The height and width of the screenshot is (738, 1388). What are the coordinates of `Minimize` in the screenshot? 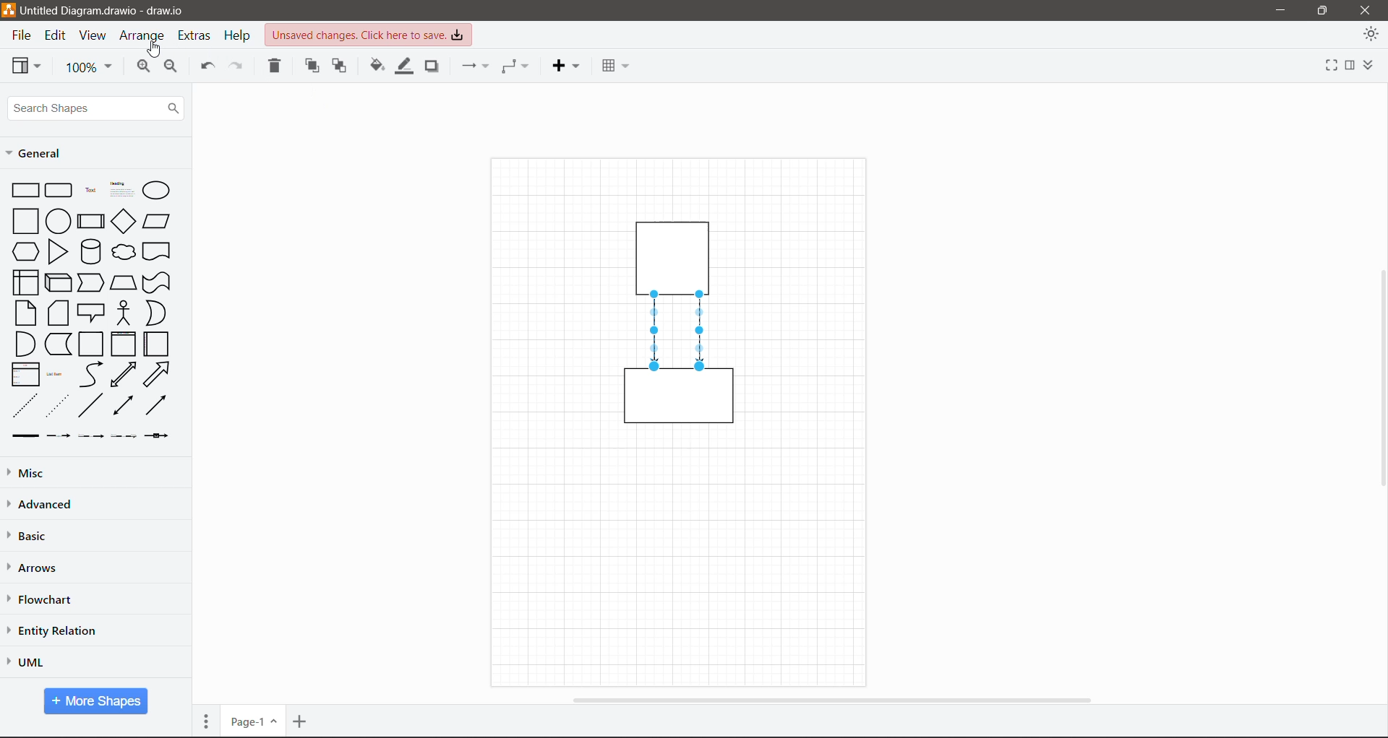 It's located at (1277, 11).